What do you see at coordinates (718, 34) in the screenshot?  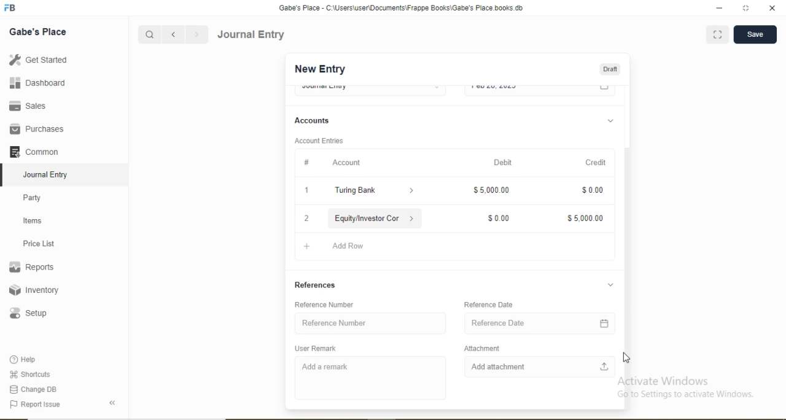 I see `Full screen` at bounding box center [718, 34].